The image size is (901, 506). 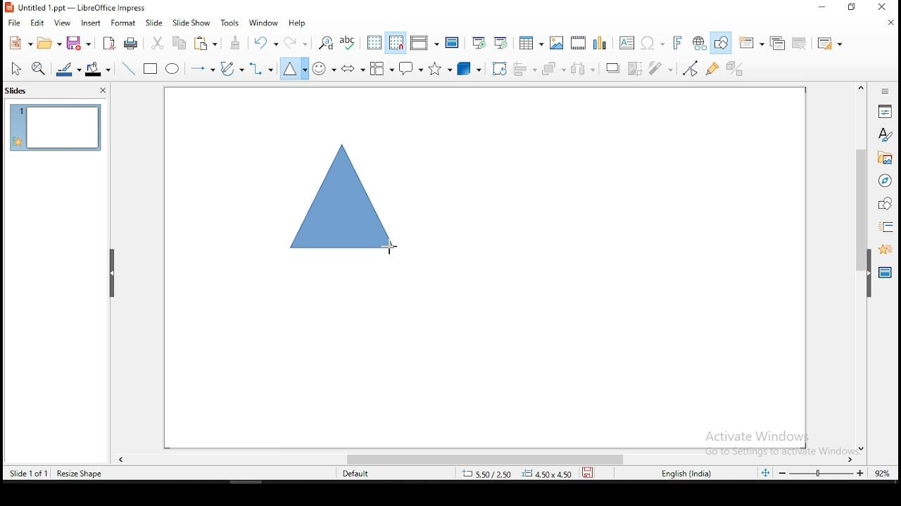 I want to click on edit, so click(x=37, y=23).